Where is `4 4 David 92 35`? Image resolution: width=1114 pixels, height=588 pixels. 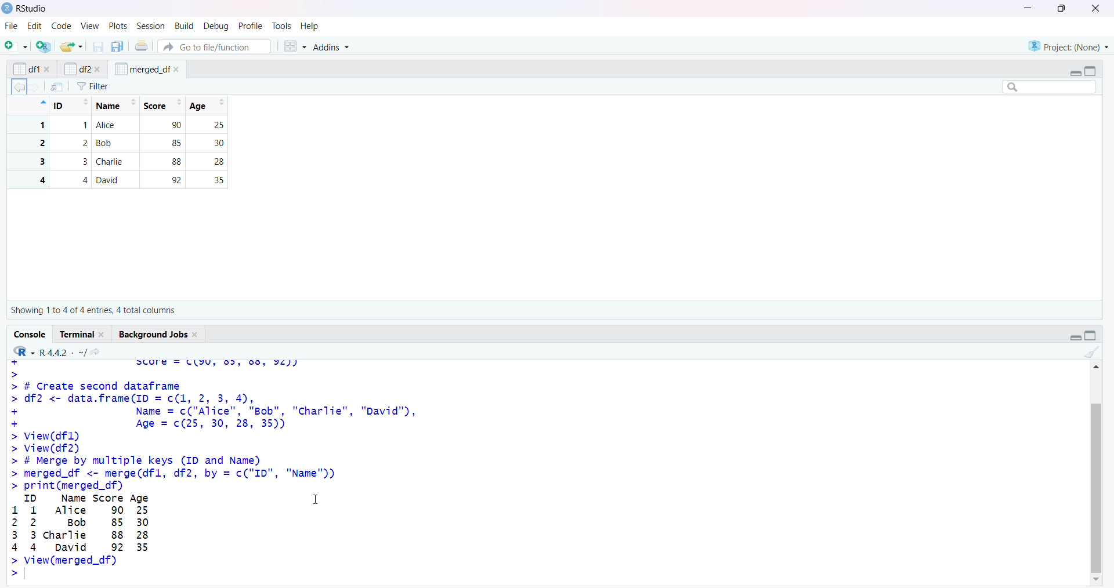
4 4 David 92 35 is located at coordinates (121, 180).